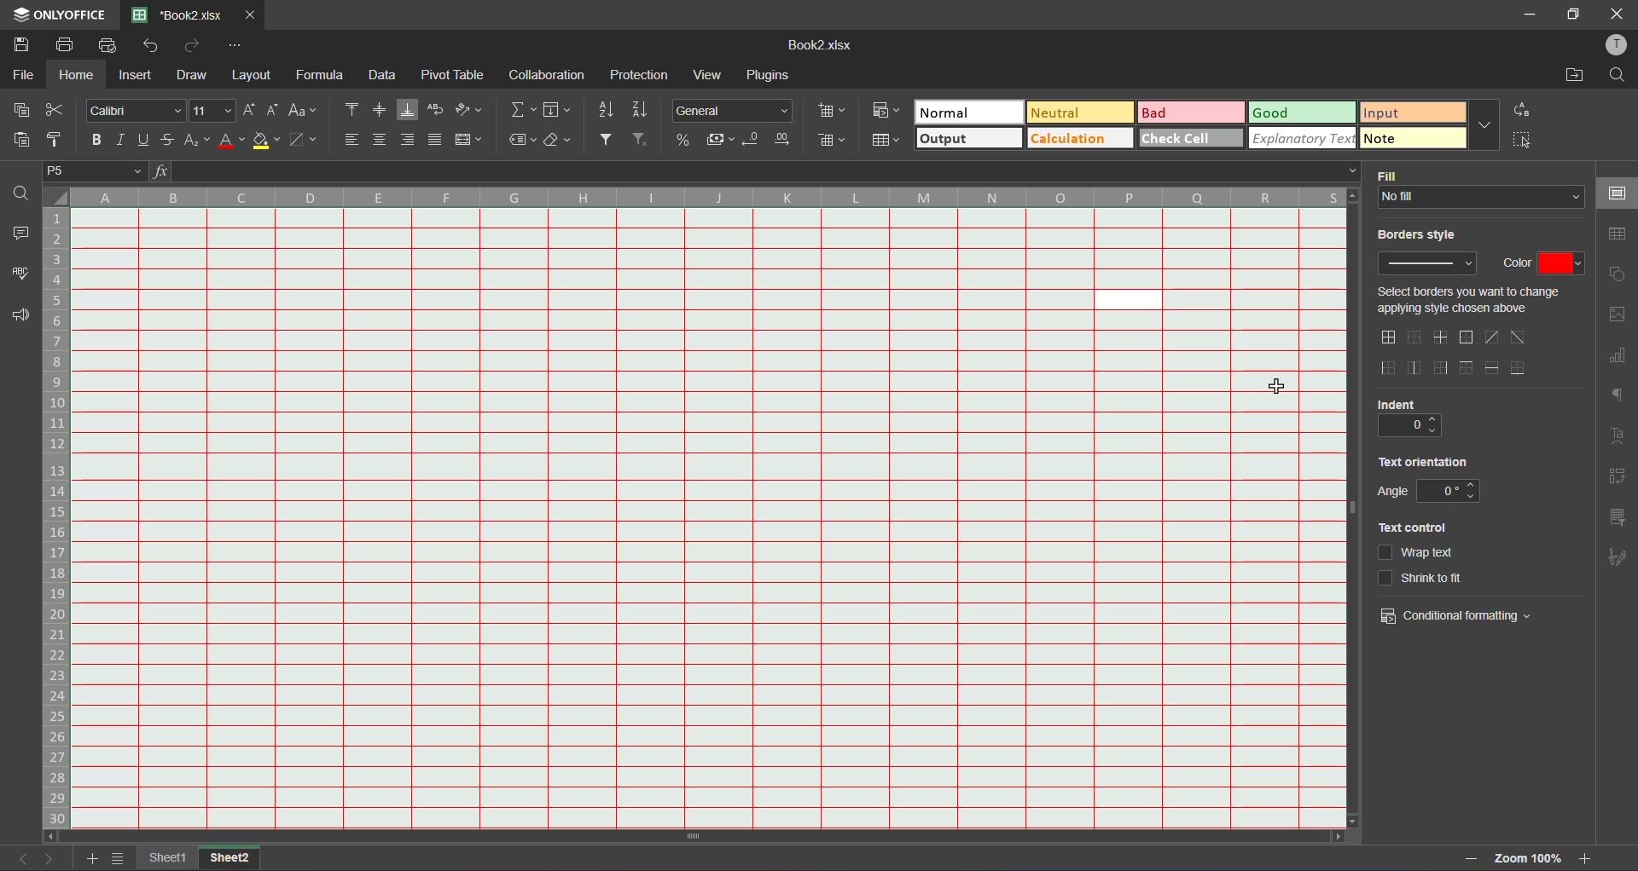 The width and height of the screenshot is (1638, 871). I want to click on copy style, so click(60, 140).